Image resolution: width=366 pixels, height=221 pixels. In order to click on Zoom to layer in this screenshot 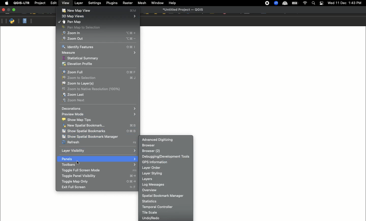, I will do `click(98, 84)`.